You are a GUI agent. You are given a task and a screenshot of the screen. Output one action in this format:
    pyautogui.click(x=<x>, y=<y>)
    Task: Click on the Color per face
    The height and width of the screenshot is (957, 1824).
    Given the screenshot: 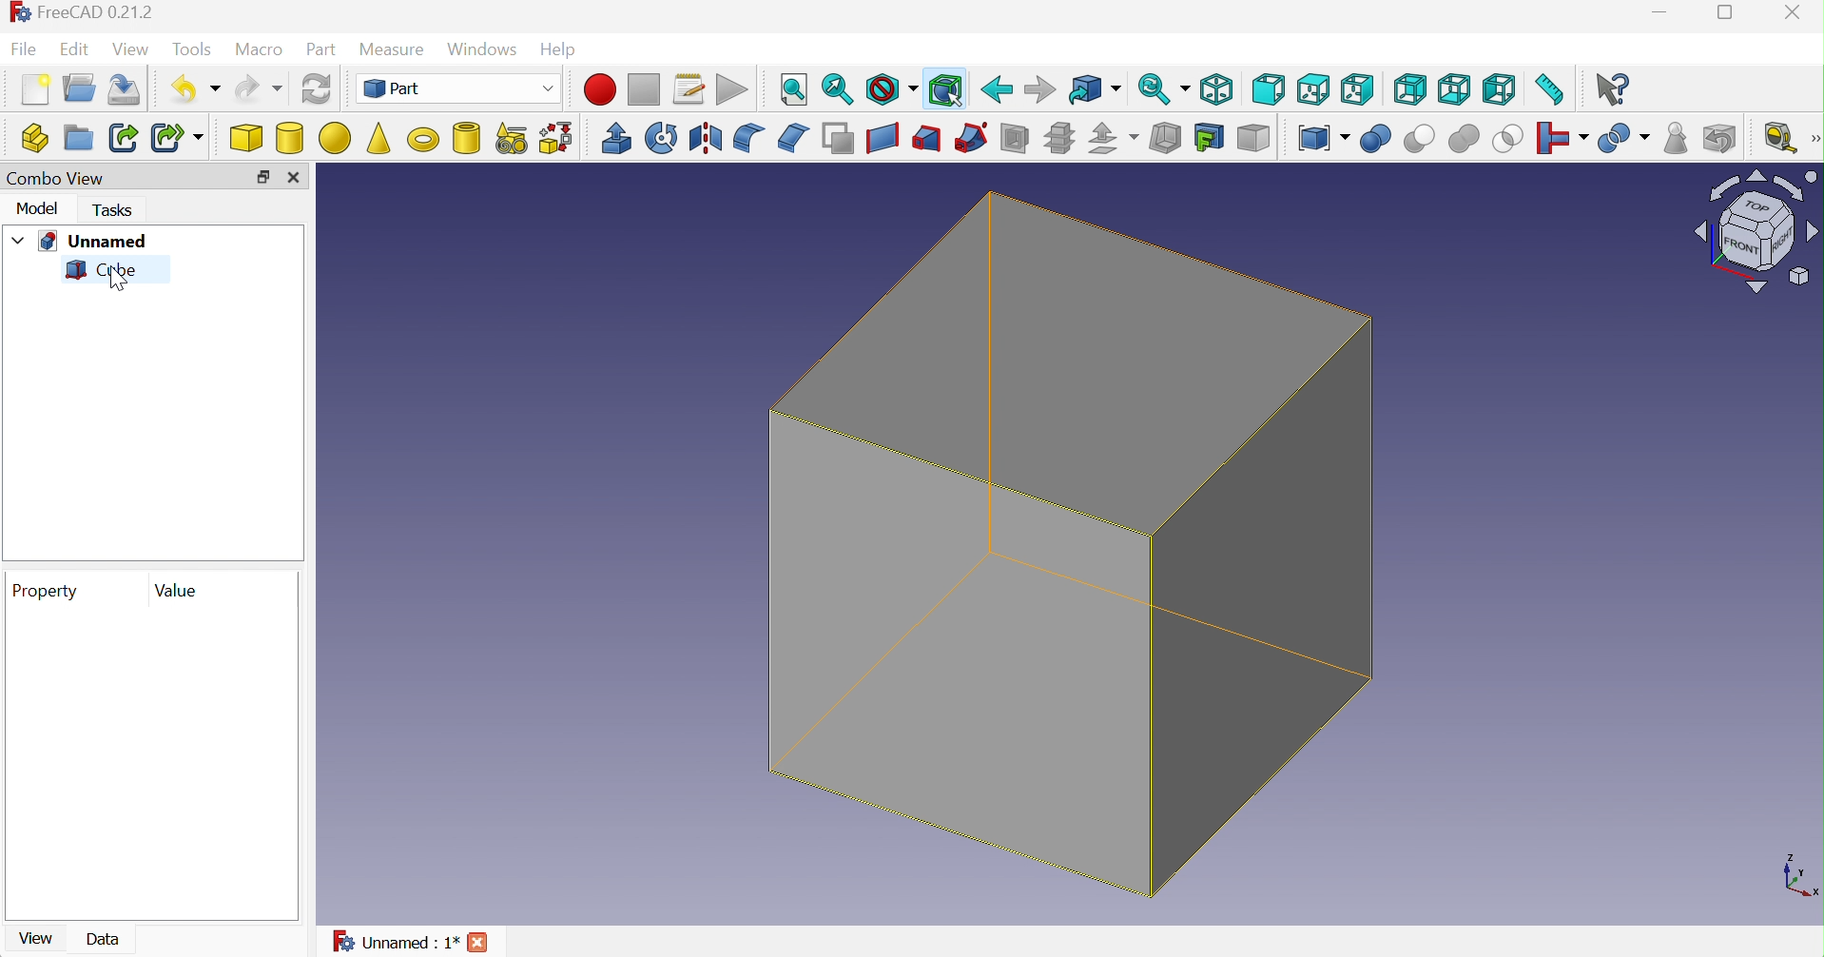 What is the action you would take?
    pyautogui.click(x=1253, y=139)
    